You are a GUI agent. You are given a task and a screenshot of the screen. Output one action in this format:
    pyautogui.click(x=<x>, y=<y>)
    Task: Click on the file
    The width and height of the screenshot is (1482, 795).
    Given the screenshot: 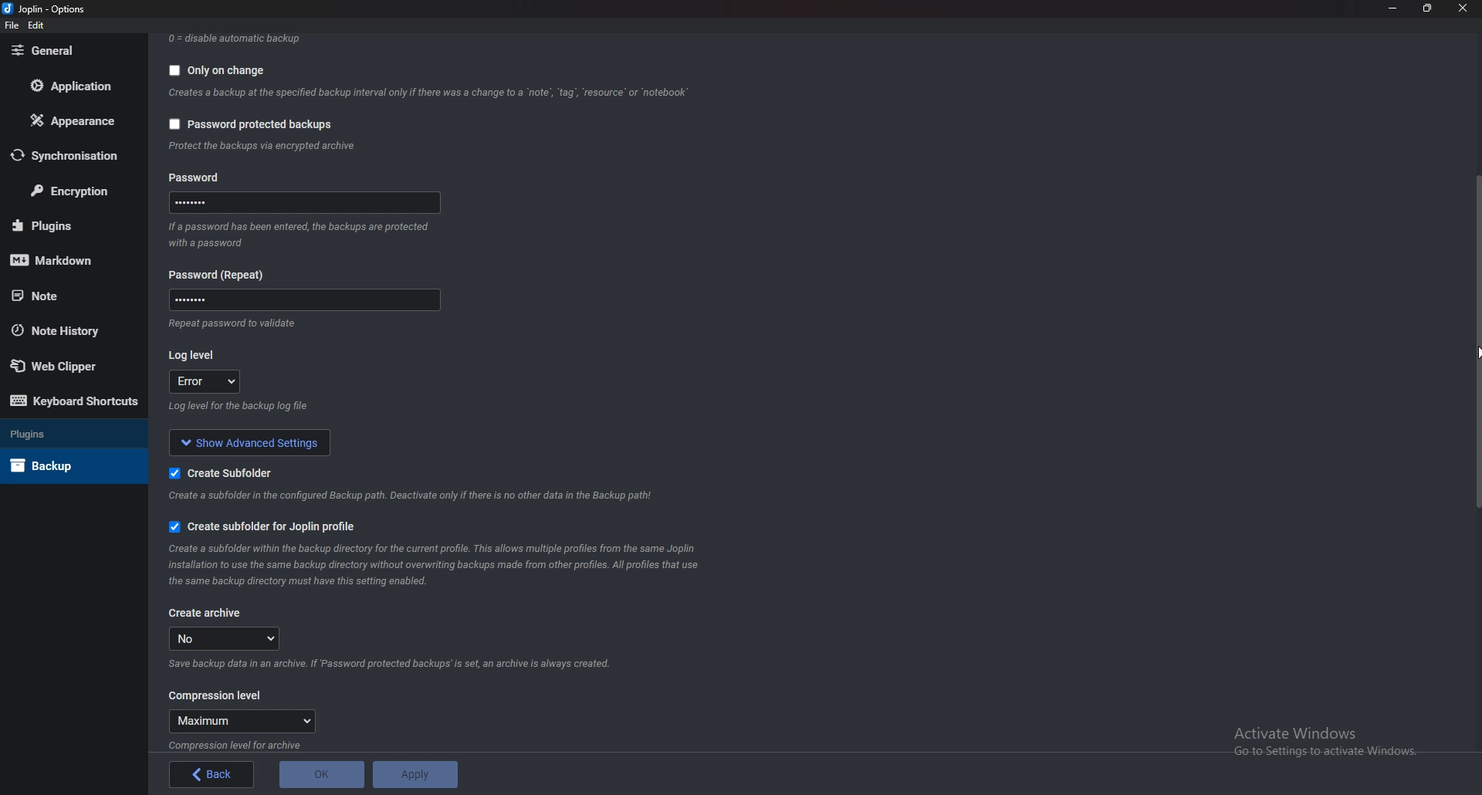 What is the action you would take?
    pyautogui.click(x=12, y=25)
    